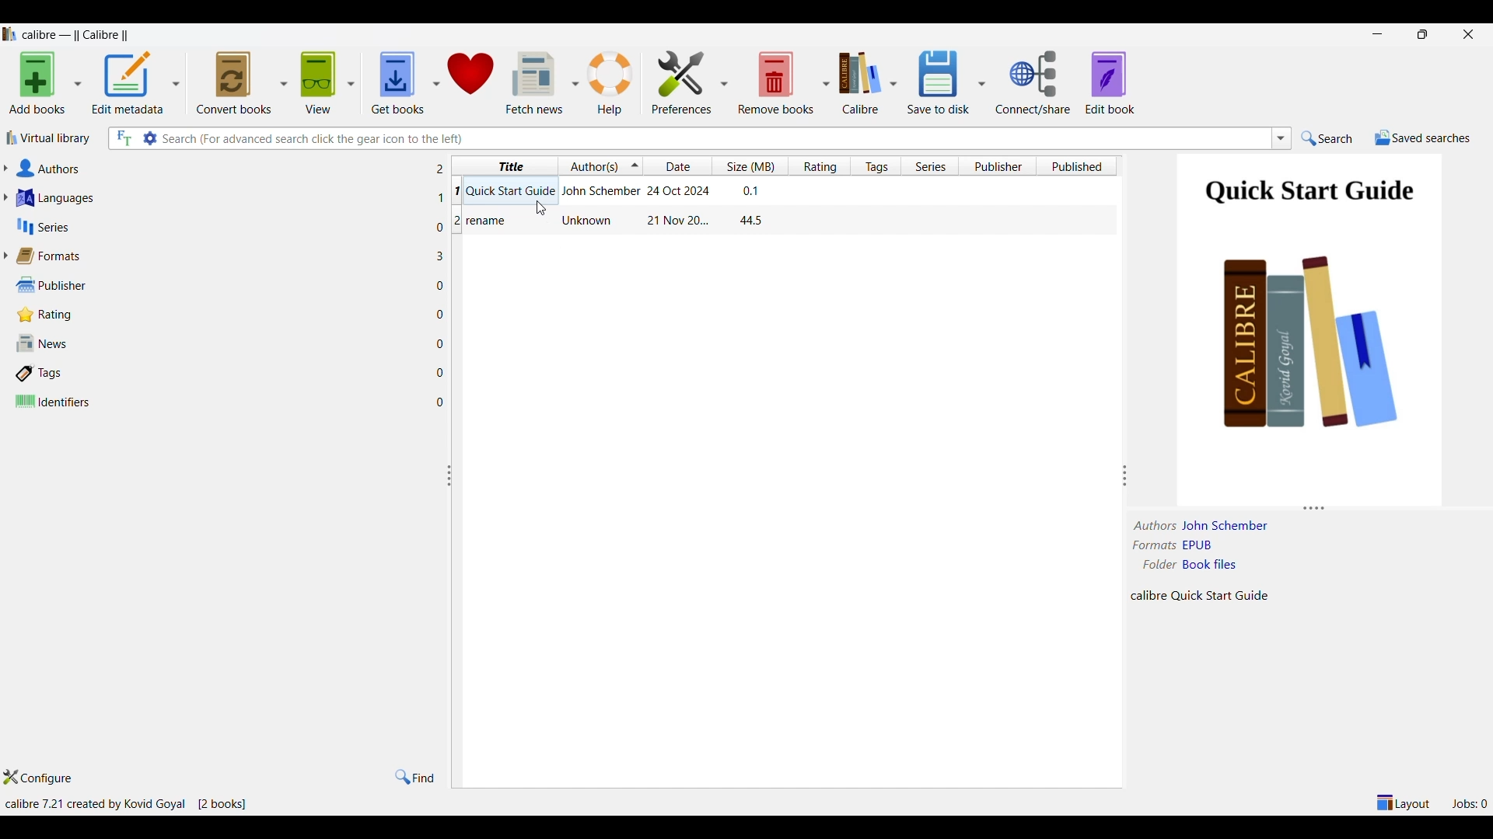  I want to click on List searches, so click(1281, 138).